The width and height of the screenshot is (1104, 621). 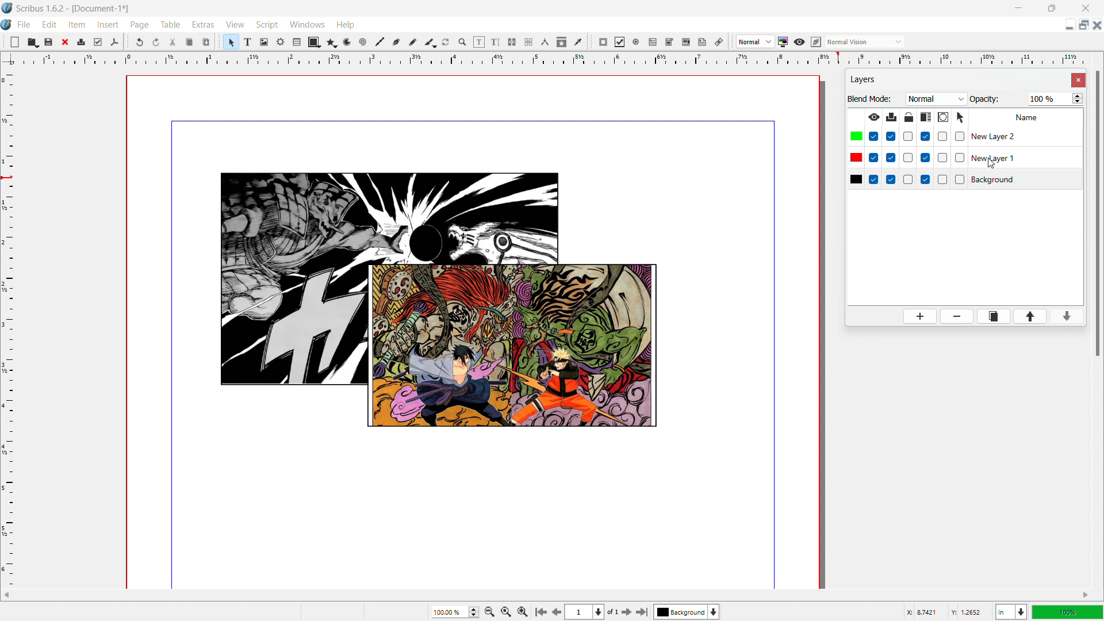 What do you see at coordinates (81, 42) in the screenshot?
I see `print` at bounding box center [81, 42].